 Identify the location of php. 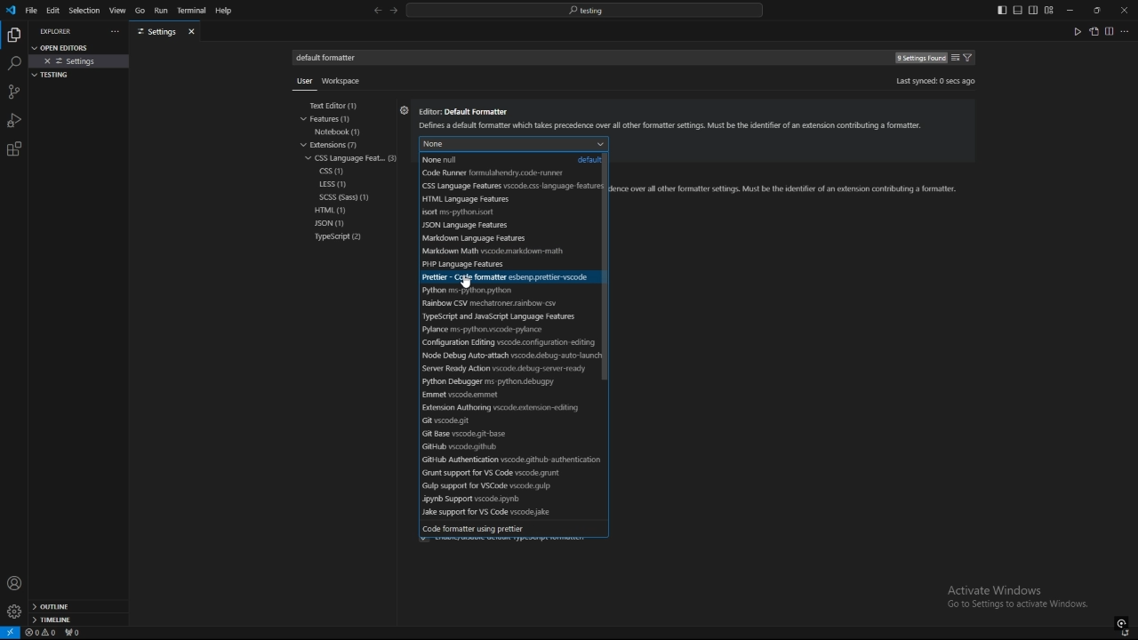
(493, 264).